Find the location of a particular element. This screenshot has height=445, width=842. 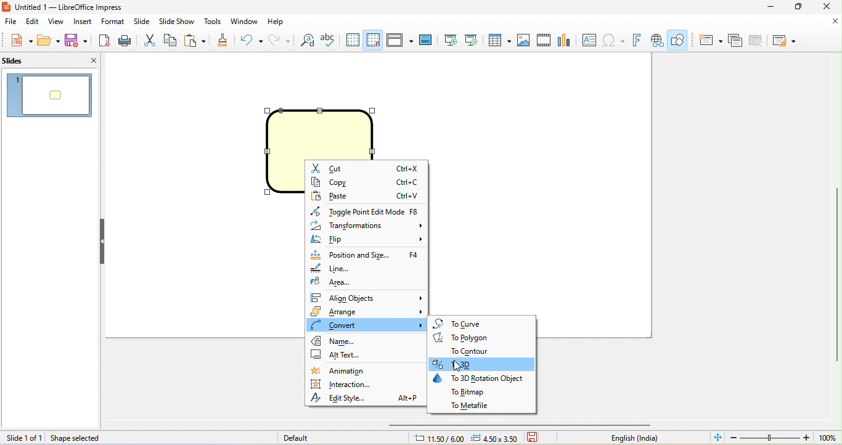

export directly as pdf is located at coordinates (105, 39).